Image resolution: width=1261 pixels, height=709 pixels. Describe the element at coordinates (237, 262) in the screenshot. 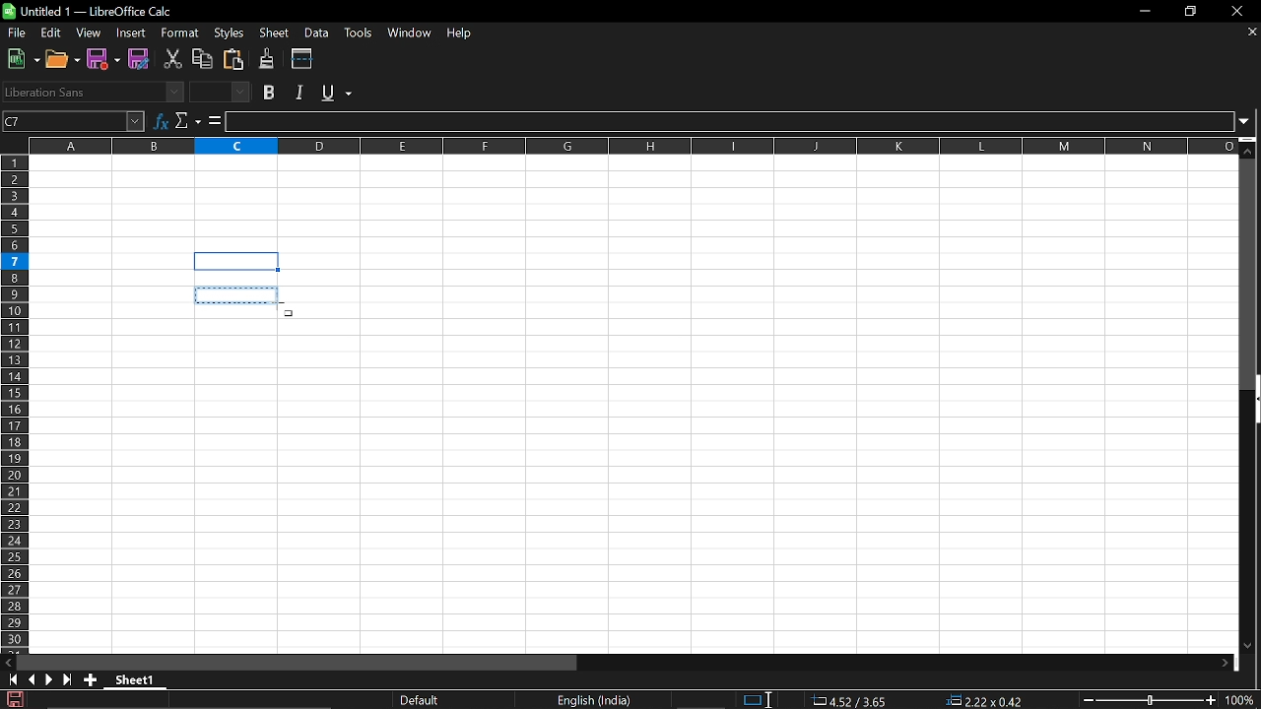

I see `selected cell` at that location.